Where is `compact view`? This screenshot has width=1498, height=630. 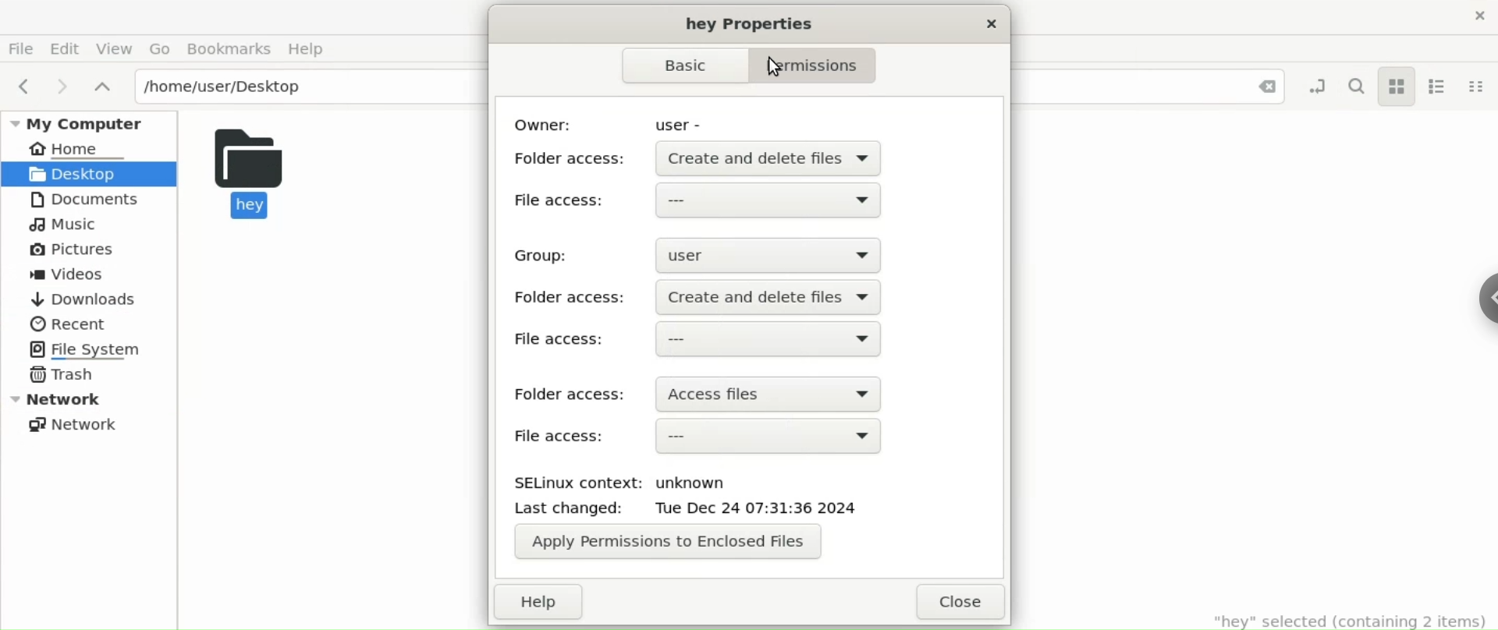 compact view is located at coordinates (1480, 88).